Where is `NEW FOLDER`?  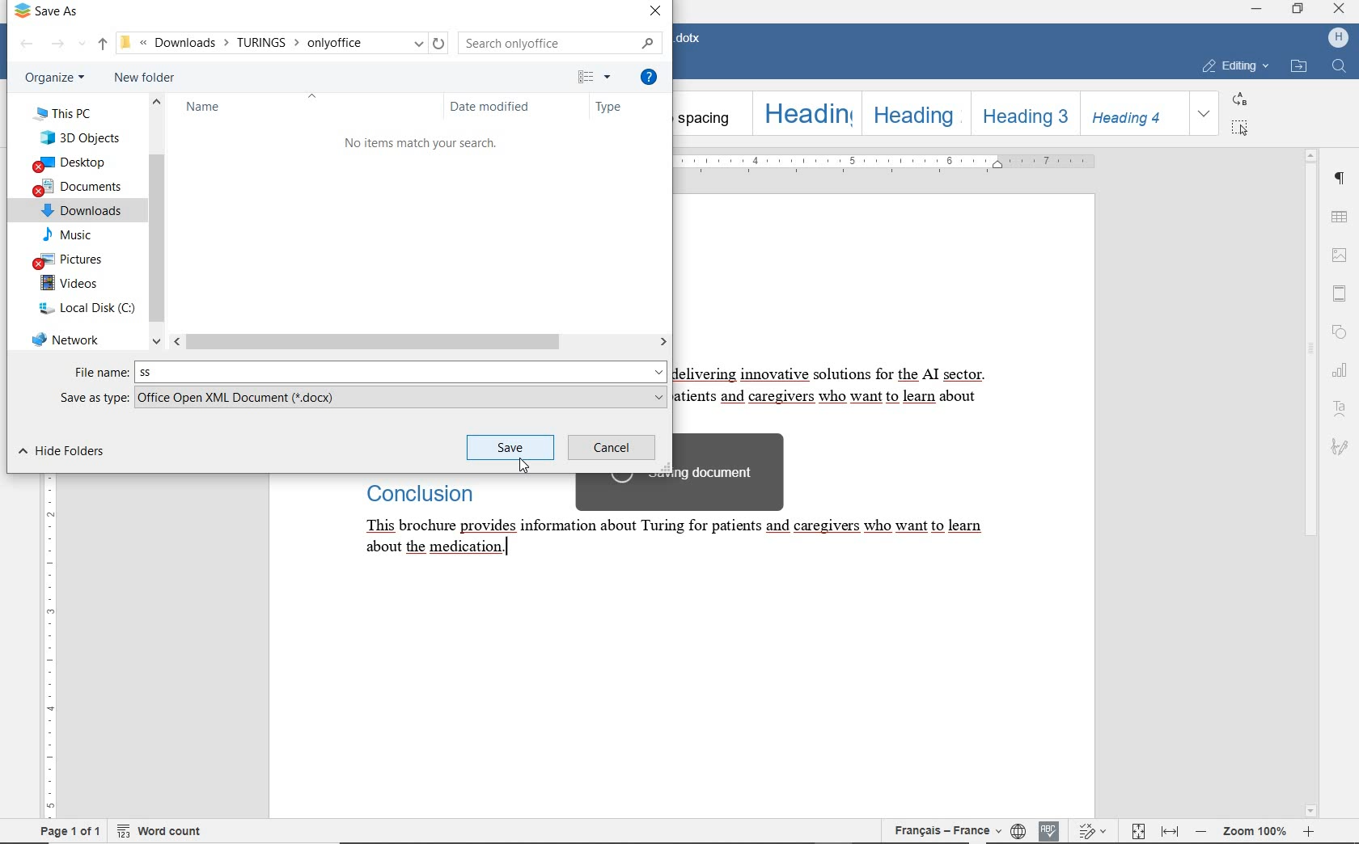 NEW FOLDER is located at coordinates (146, 79).